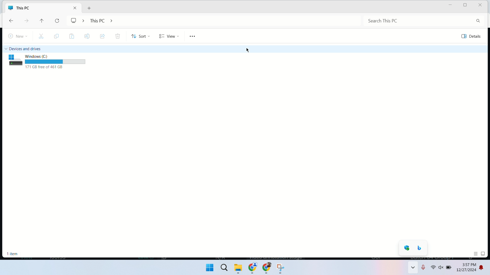 This screenshot has height=275, width=490. Describe the element at coordinates (424, 269) in the screenshot. I see `microphone` at that location.